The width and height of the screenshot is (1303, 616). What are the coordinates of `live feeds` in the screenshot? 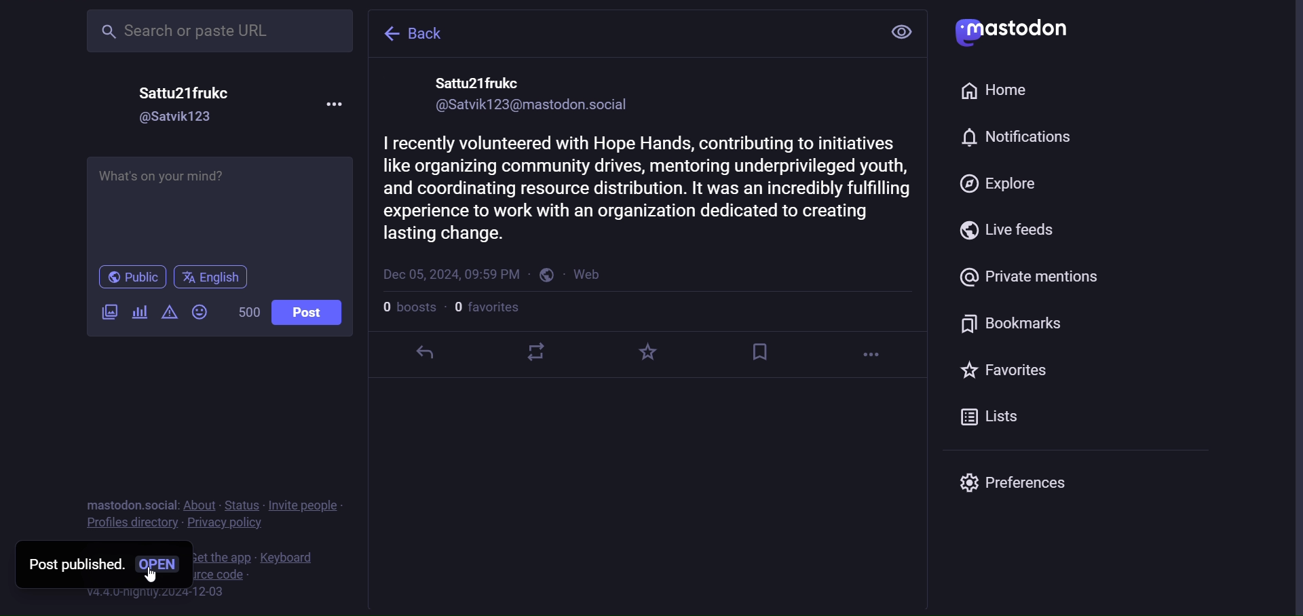 It's located at (1002, 233).